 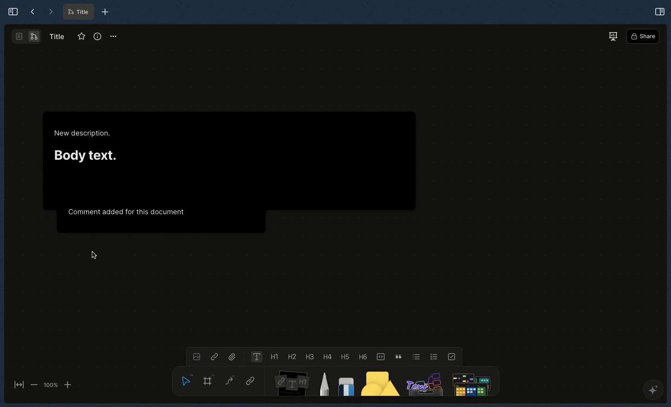 What do you see at coordinates (105, 12) in the screenshot?
I see `New tab` at bounding box center [105, 12].